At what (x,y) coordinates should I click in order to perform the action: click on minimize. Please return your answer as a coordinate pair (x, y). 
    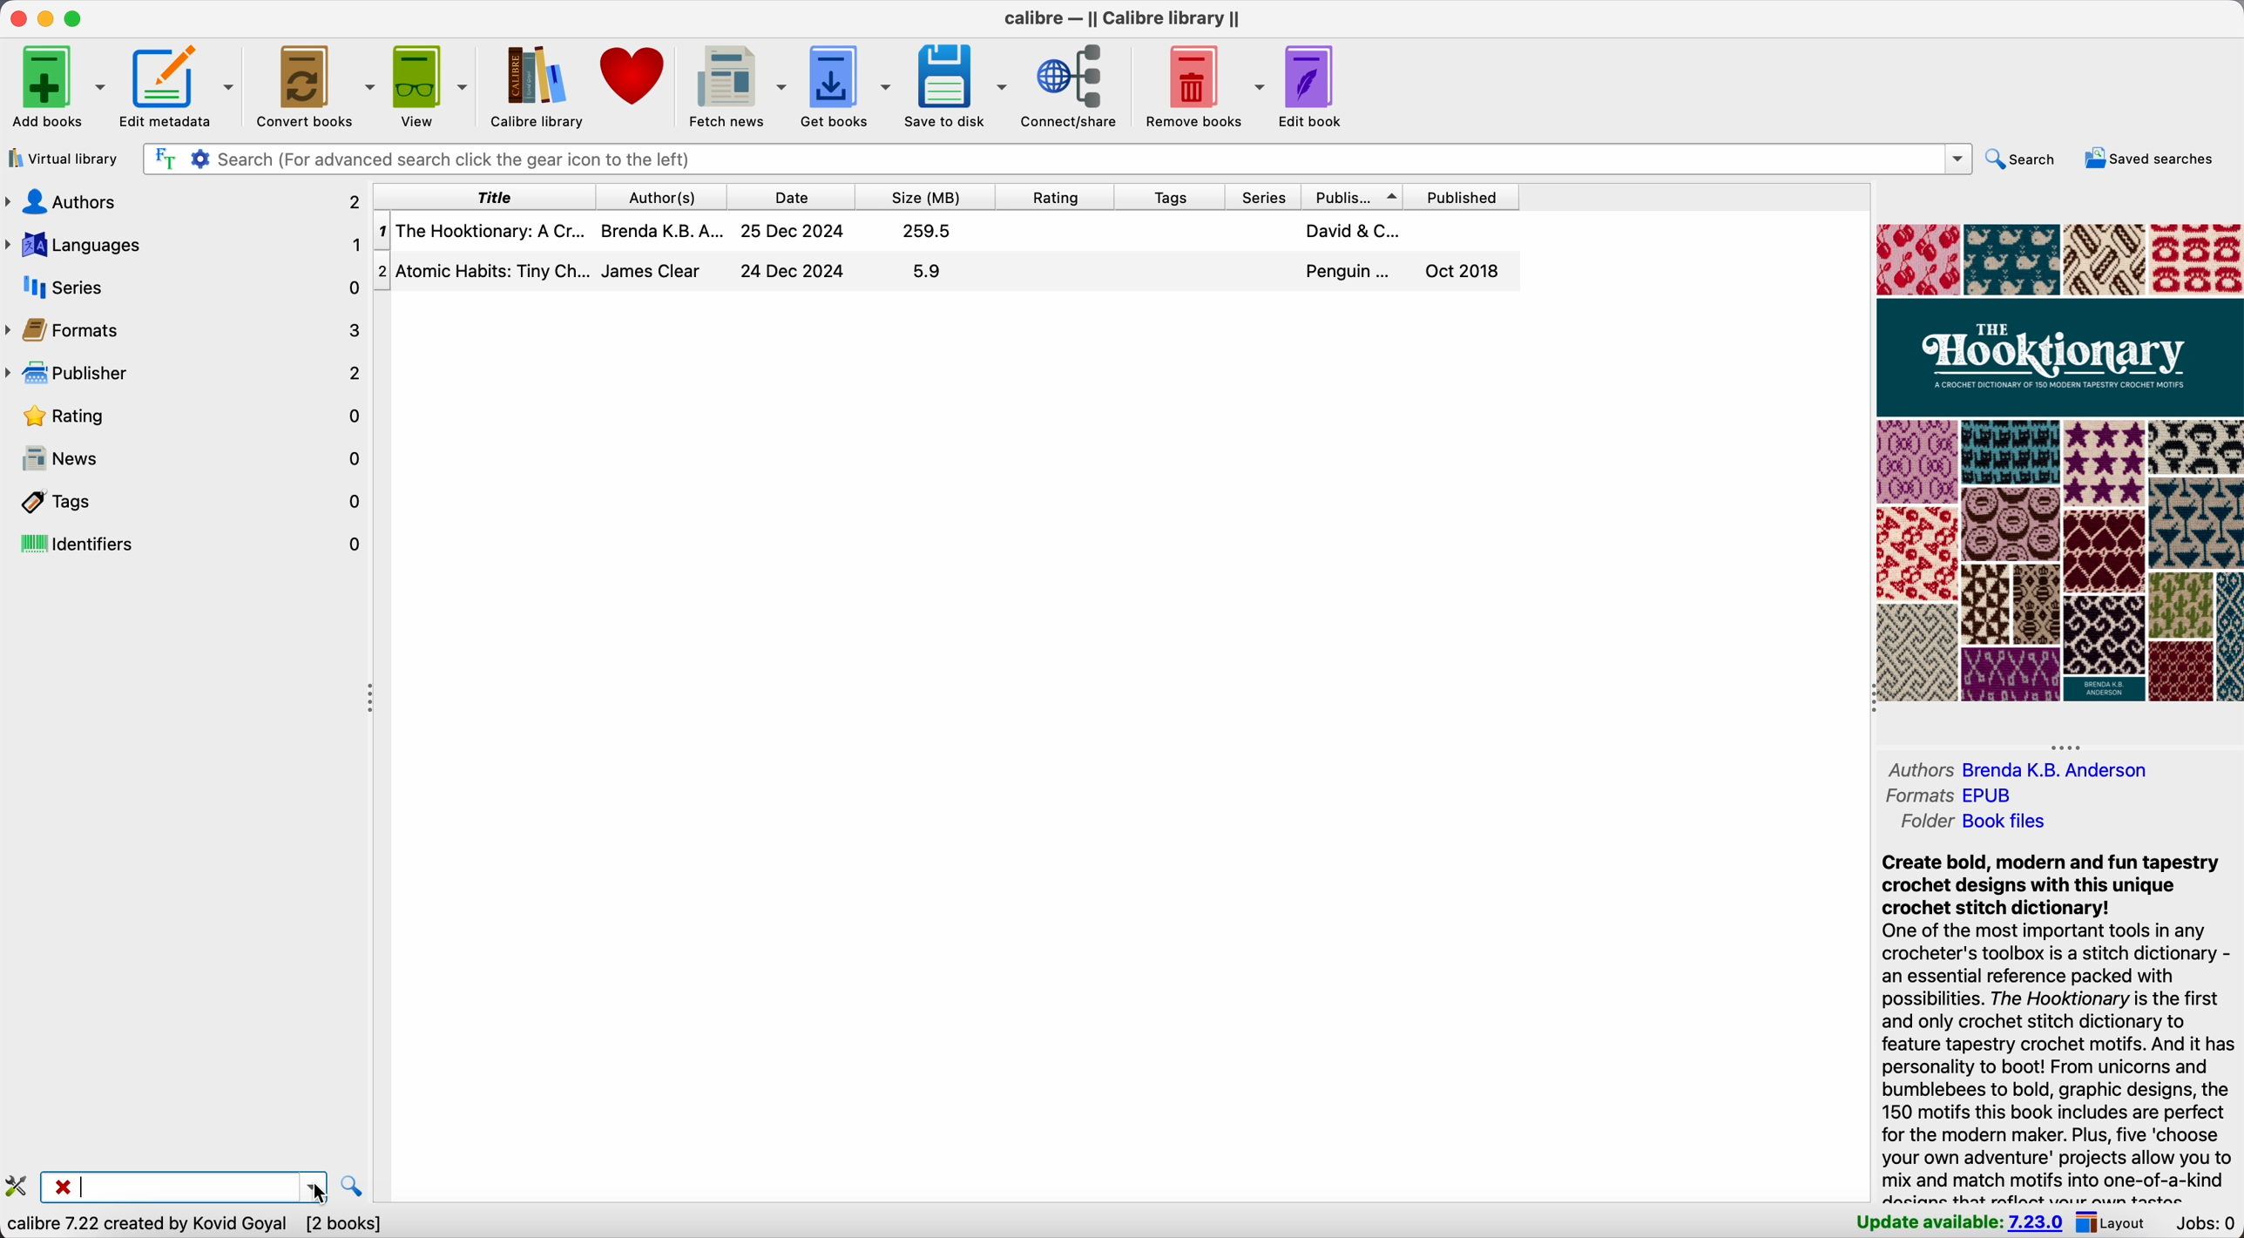
    Looking at the image, I should click on (46, 17).